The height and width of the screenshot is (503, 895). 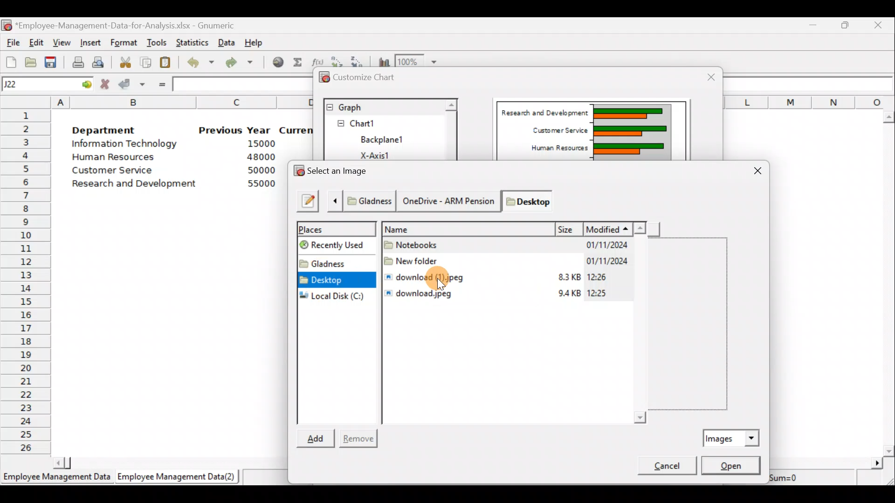 What do you see at coordinates (880, 25) in the screenshot?
I see `Close` at bounding box center [880, 25].